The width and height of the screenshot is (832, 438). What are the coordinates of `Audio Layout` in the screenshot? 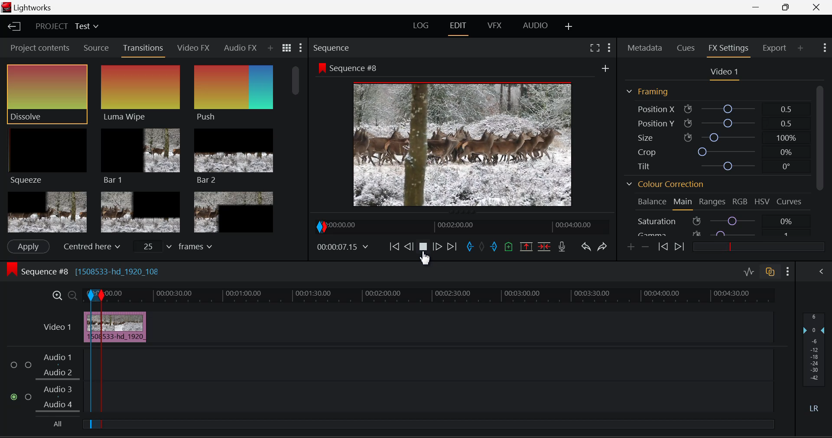 It's located at (533, 27).